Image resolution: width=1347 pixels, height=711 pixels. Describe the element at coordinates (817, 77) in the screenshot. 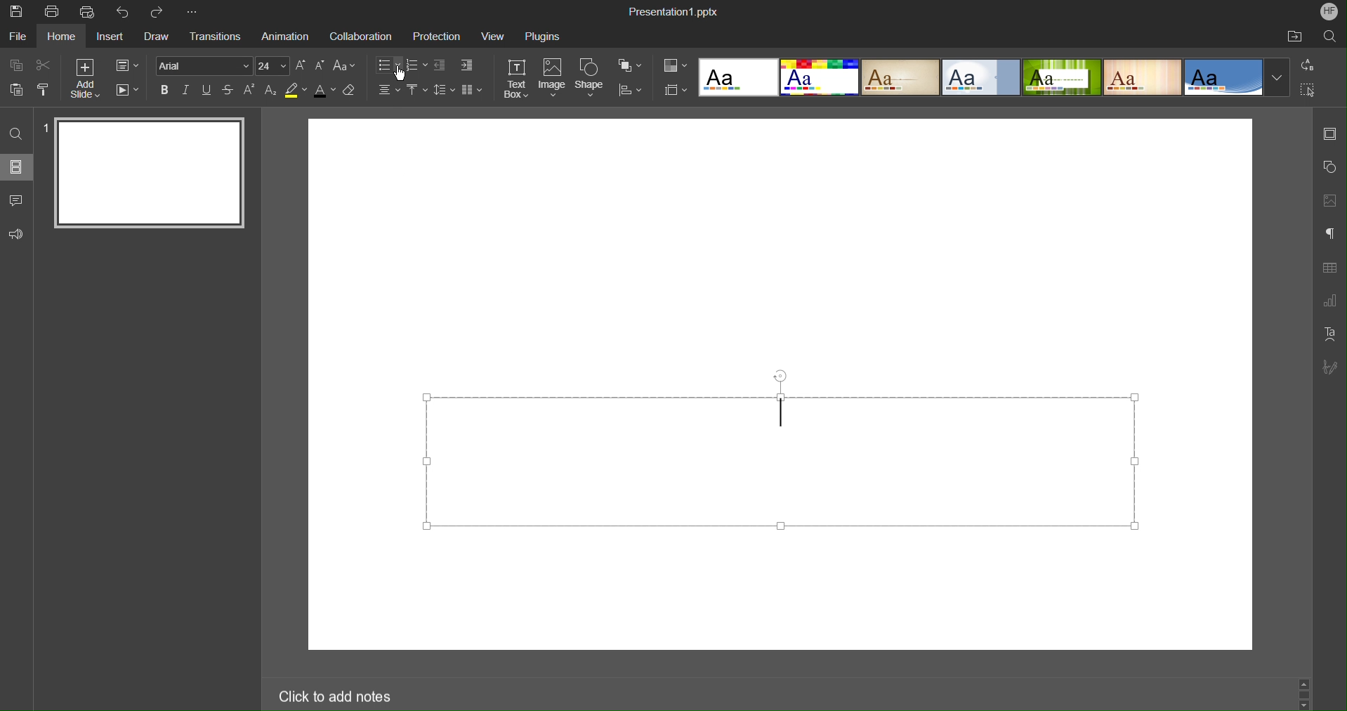

I see `template` at that location.